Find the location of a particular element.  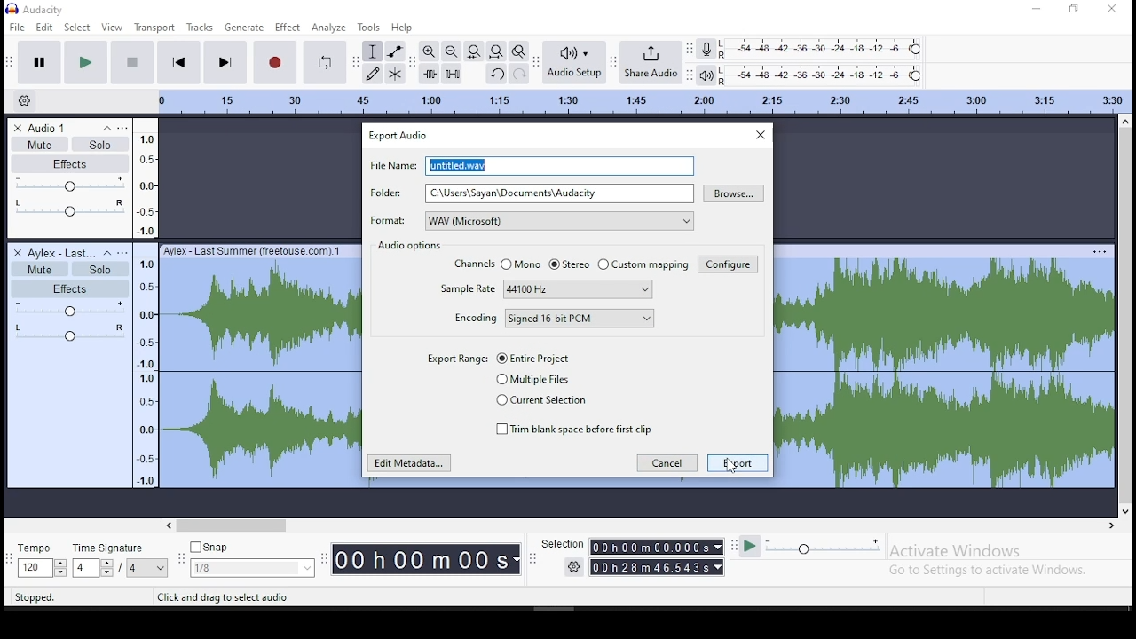

export is located at coordinates (738, 464).